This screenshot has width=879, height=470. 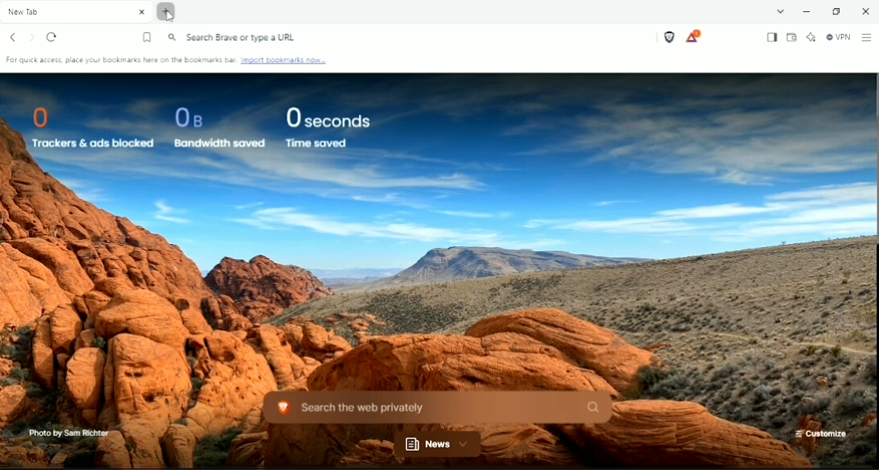 I want to click on 0 seconds Time saved, so click(x=327, y=128).